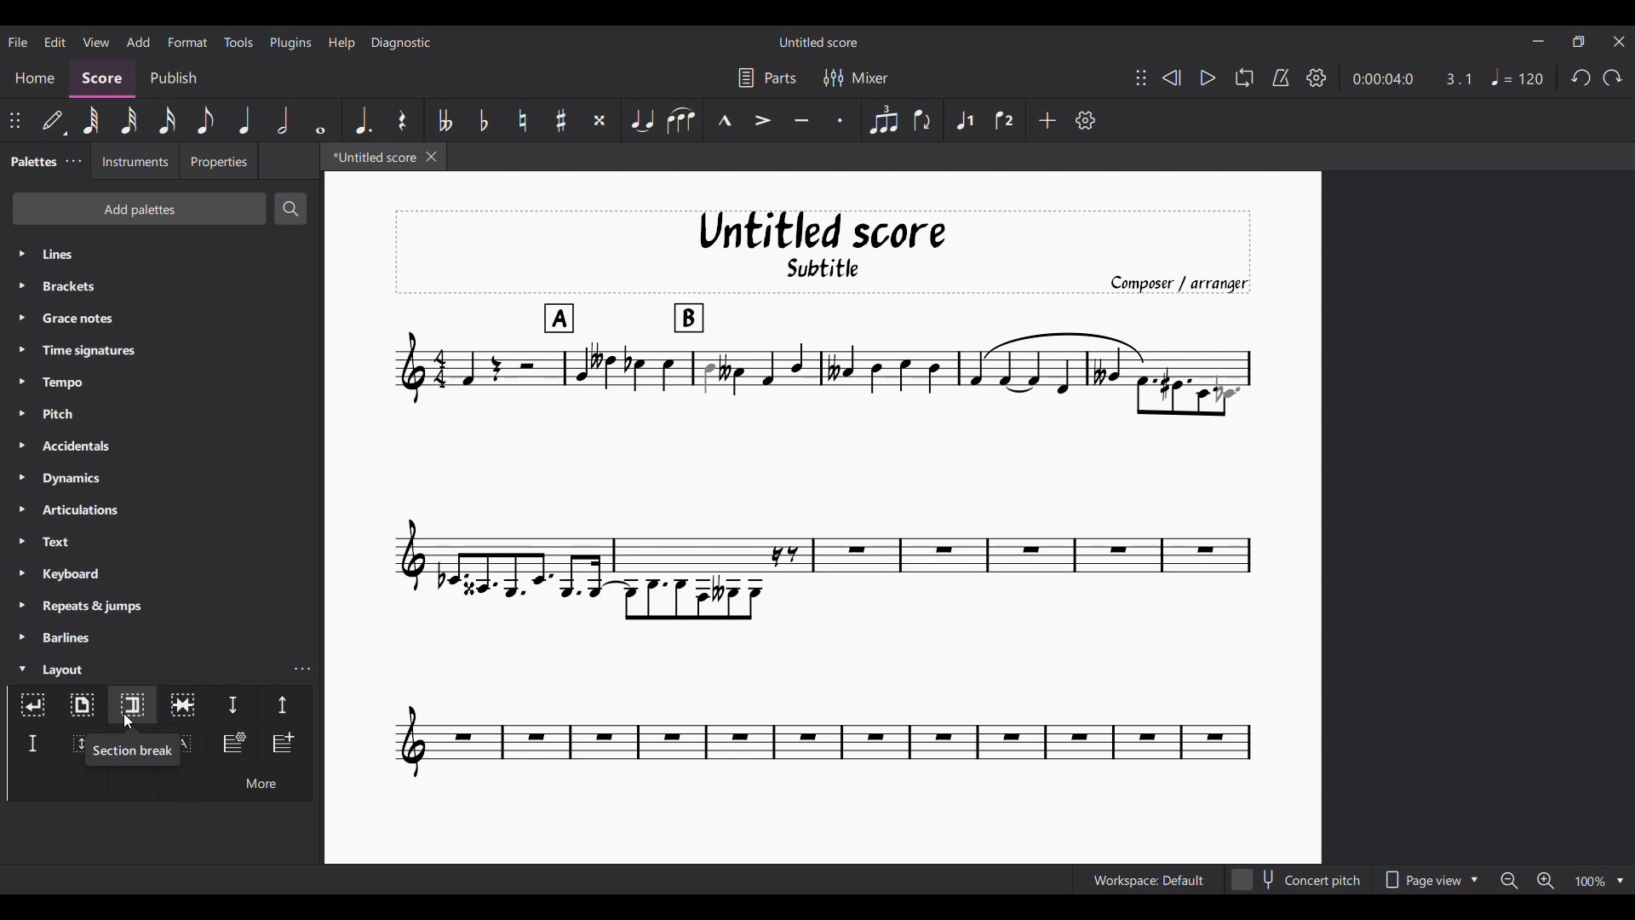 Image resolution: width=1635 pixels, height=920 pixels. I want to click on Zoom in, so click(1546, 880).